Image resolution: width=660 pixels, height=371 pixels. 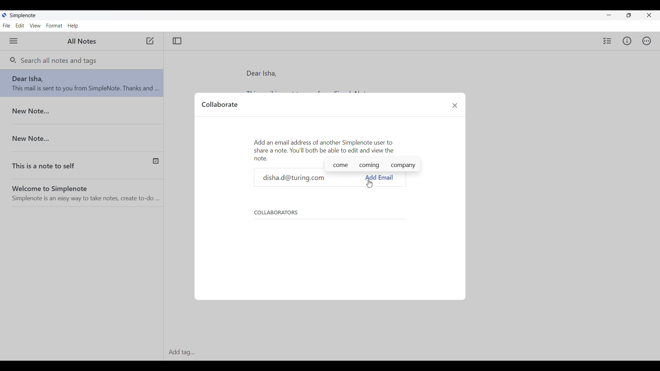 What do you see at coordinates (177, 41) in the screenshot?
I see `Toggle focus mode` at bounding box center [177, 41].